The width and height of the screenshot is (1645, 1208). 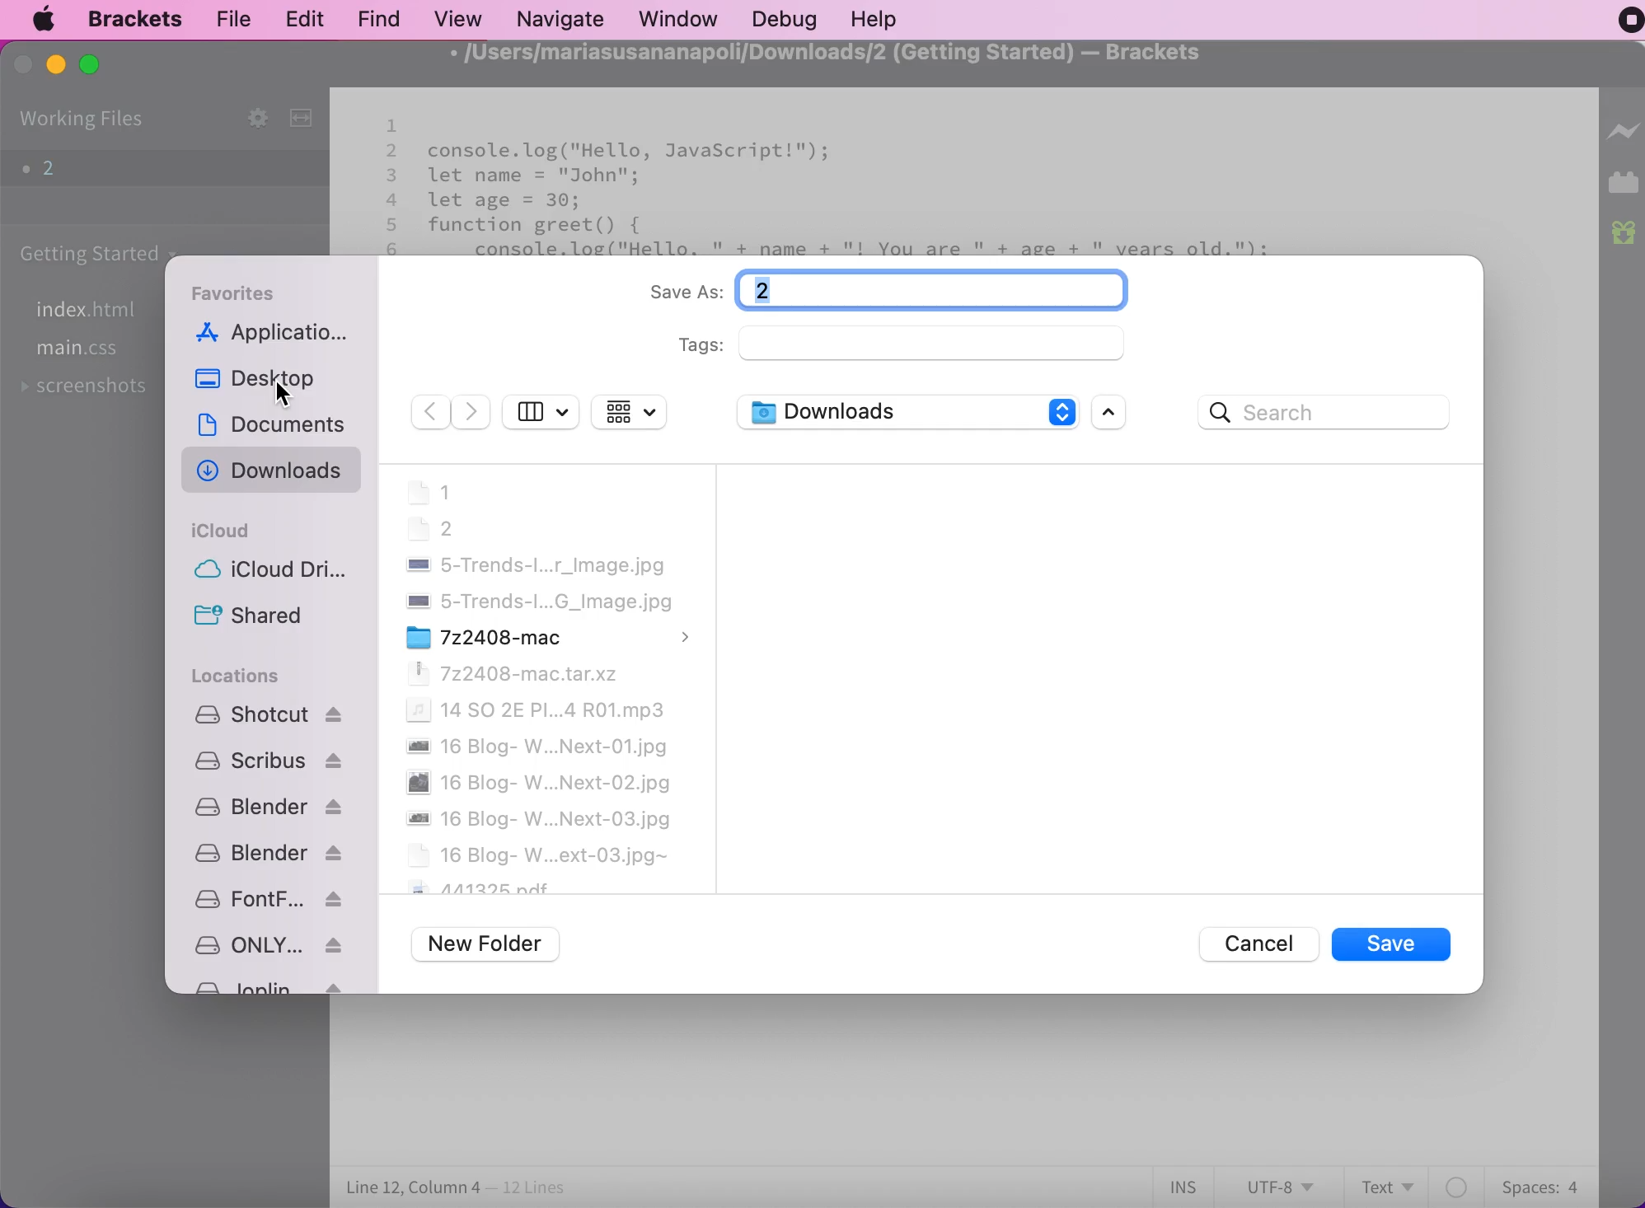 I want to click on view, so click(x=454, y=17).